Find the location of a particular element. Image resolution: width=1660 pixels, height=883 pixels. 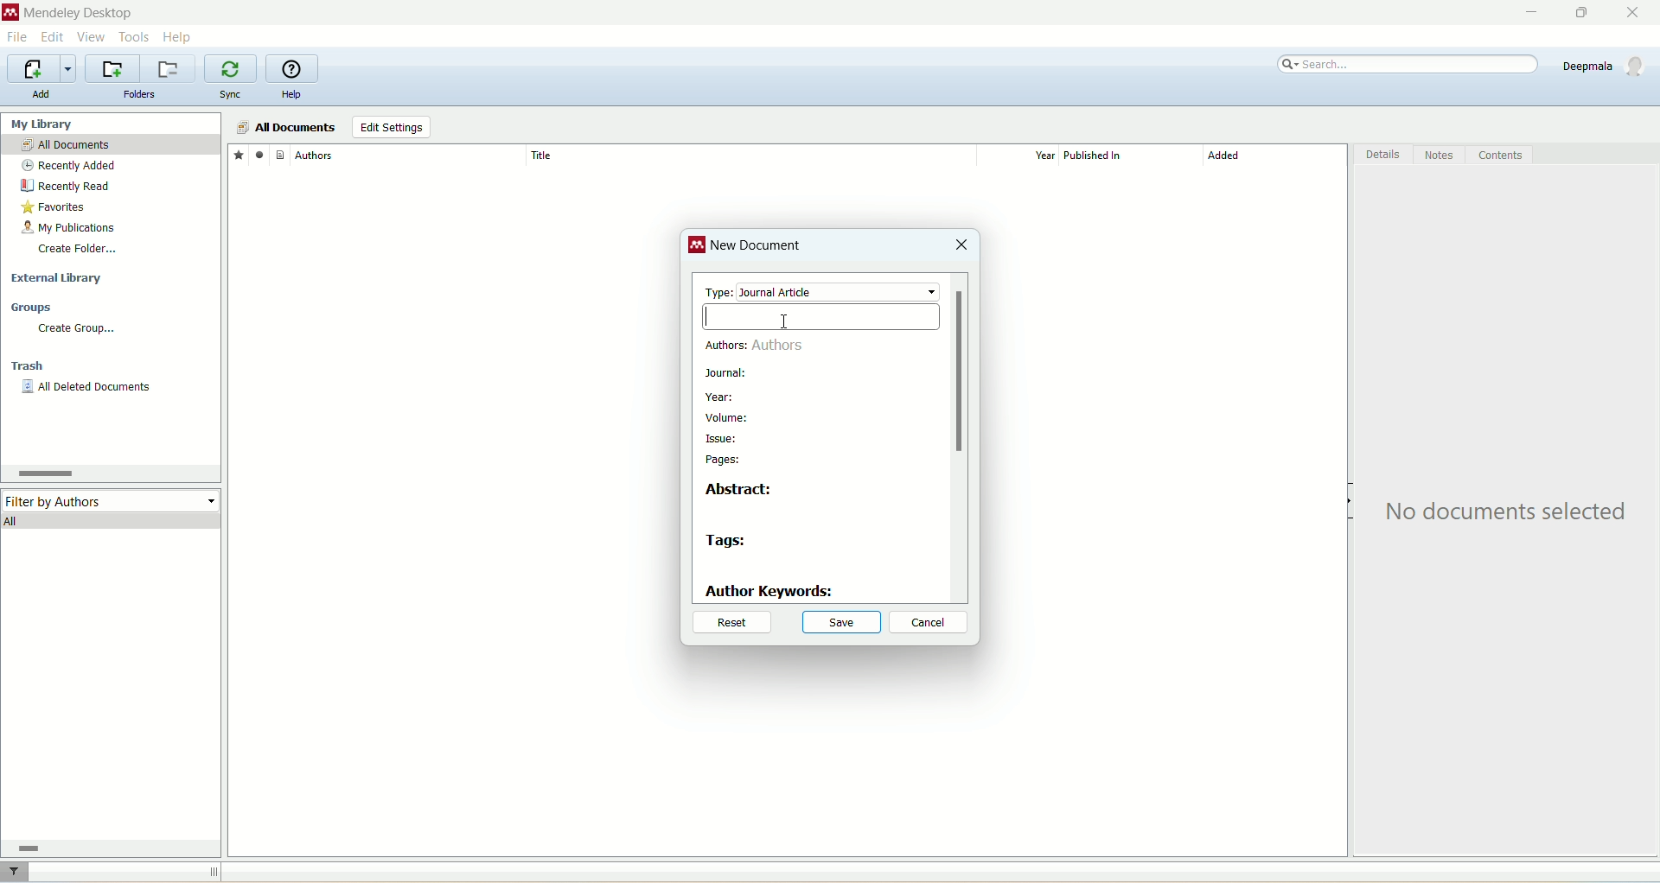

account is located at coordinates (1606, 66).